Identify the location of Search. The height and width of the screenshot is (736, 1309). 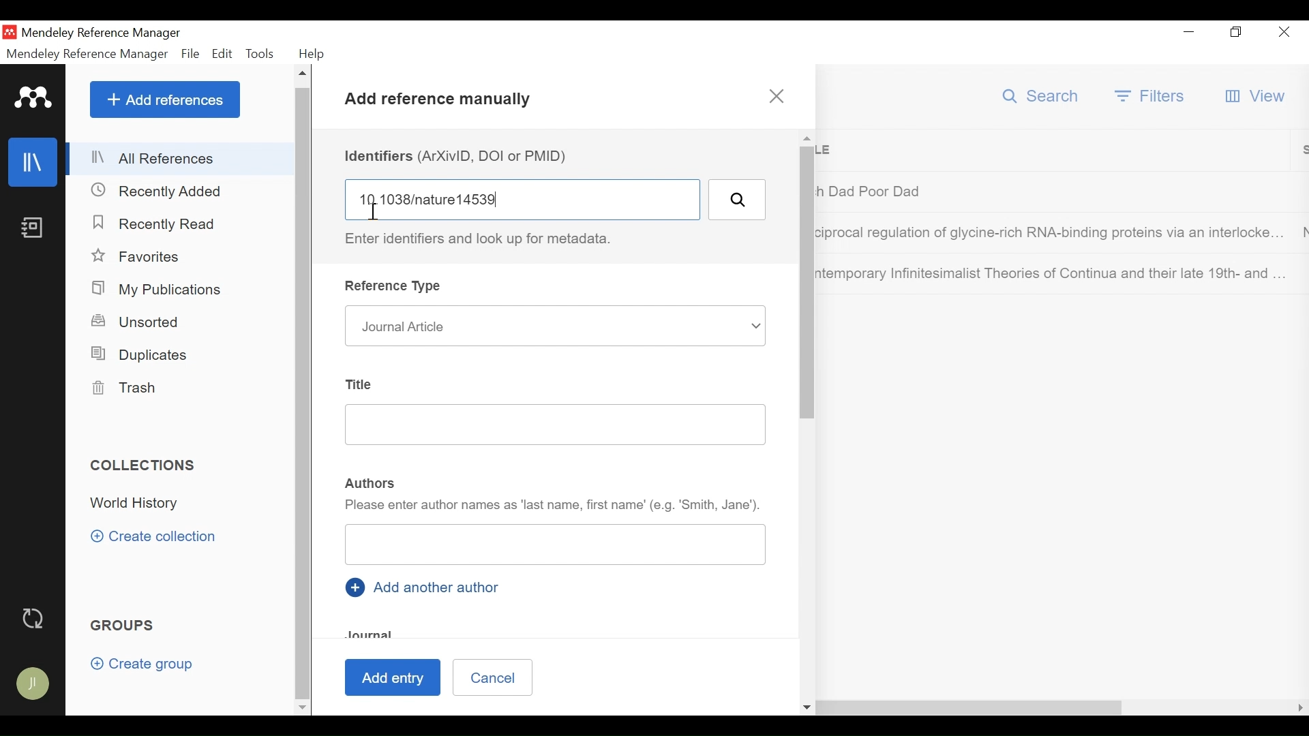
(1040, 96).